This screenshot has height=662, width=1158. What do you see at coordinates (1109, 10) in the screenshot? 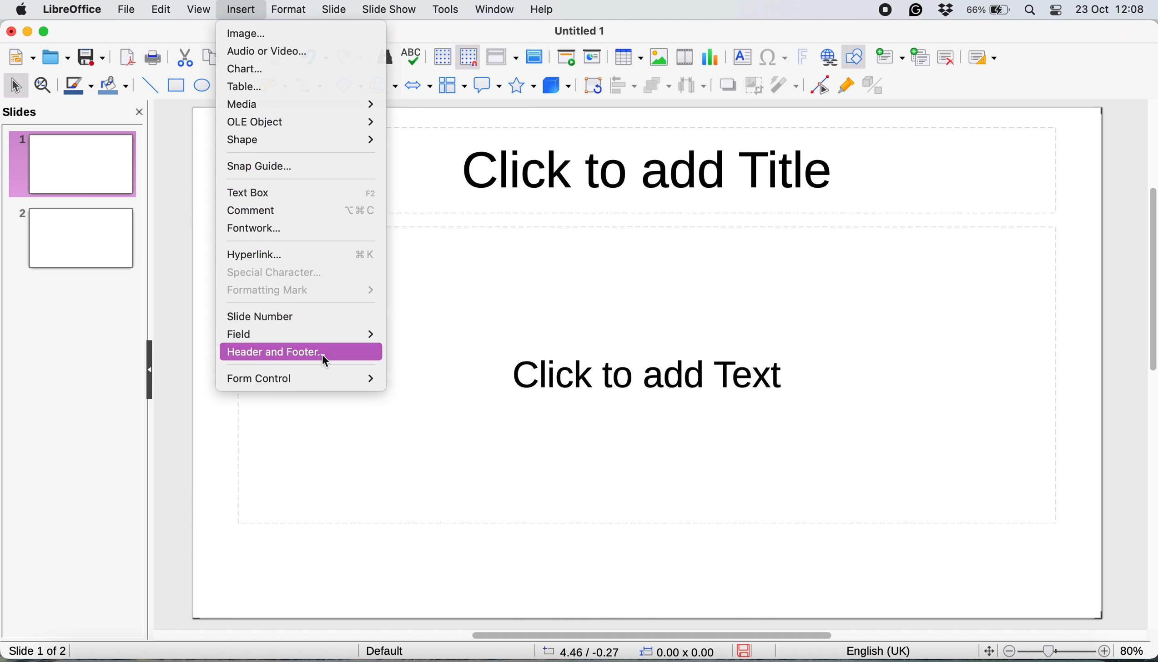
I see `23 oct 12:08` at bounding box center [1109, 10].